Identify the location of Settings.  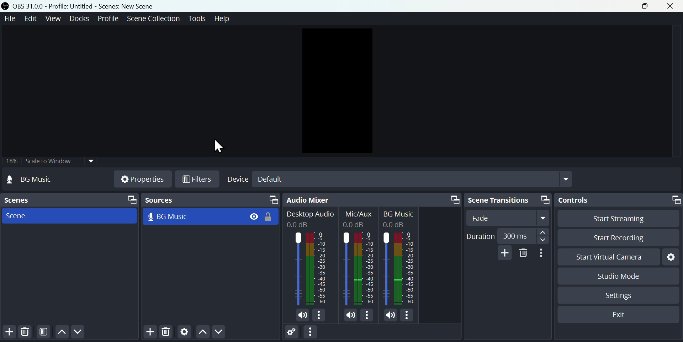
(621, 296).